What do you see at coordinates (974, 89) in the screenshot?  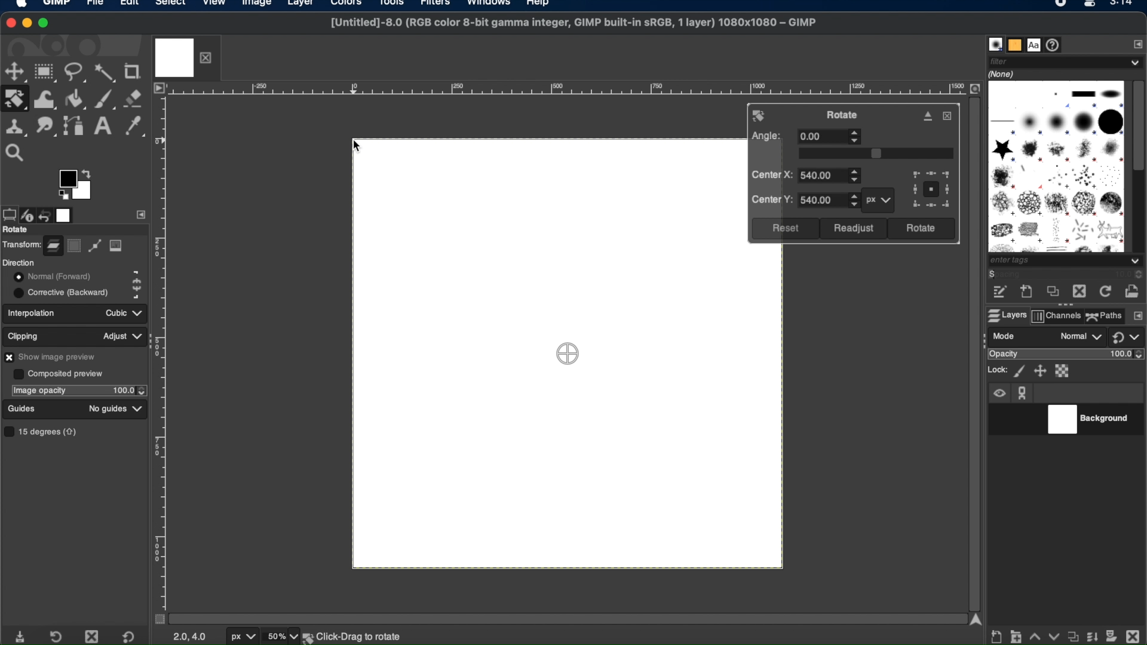 I see `zoom image when window size changes` at bounding box center [974, 89].